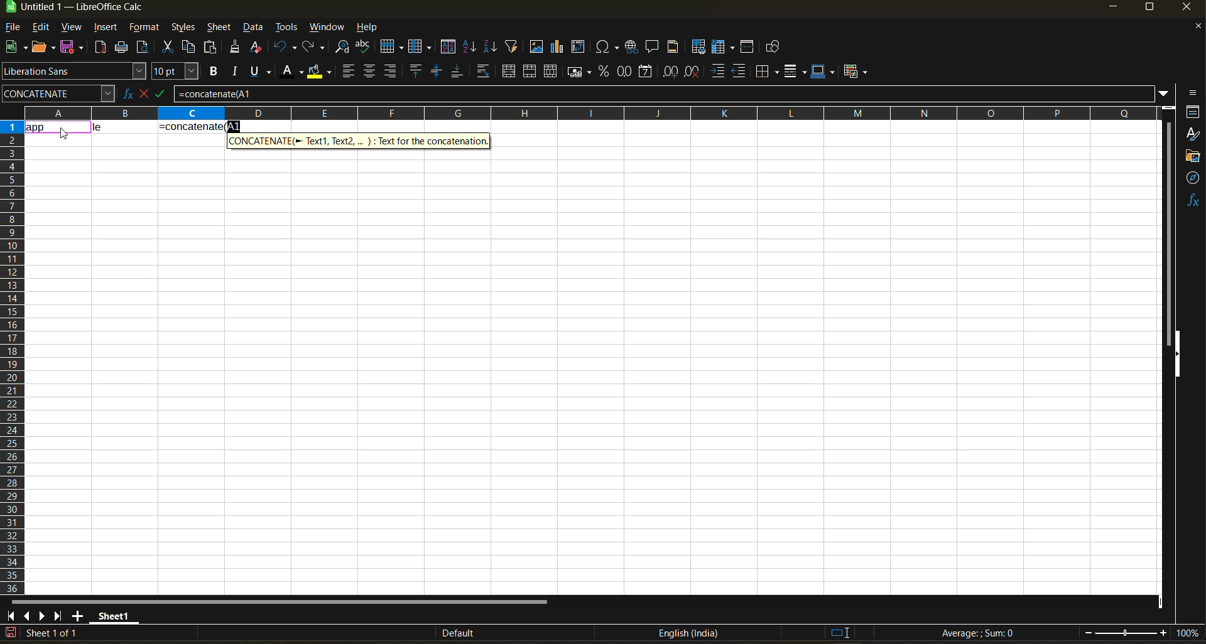 The width and height of the screenshot is (1206, 644). What do you see at coordinates (489, 46) in the screenshot?
I see `sort descending` at bounding box center [489, 46].